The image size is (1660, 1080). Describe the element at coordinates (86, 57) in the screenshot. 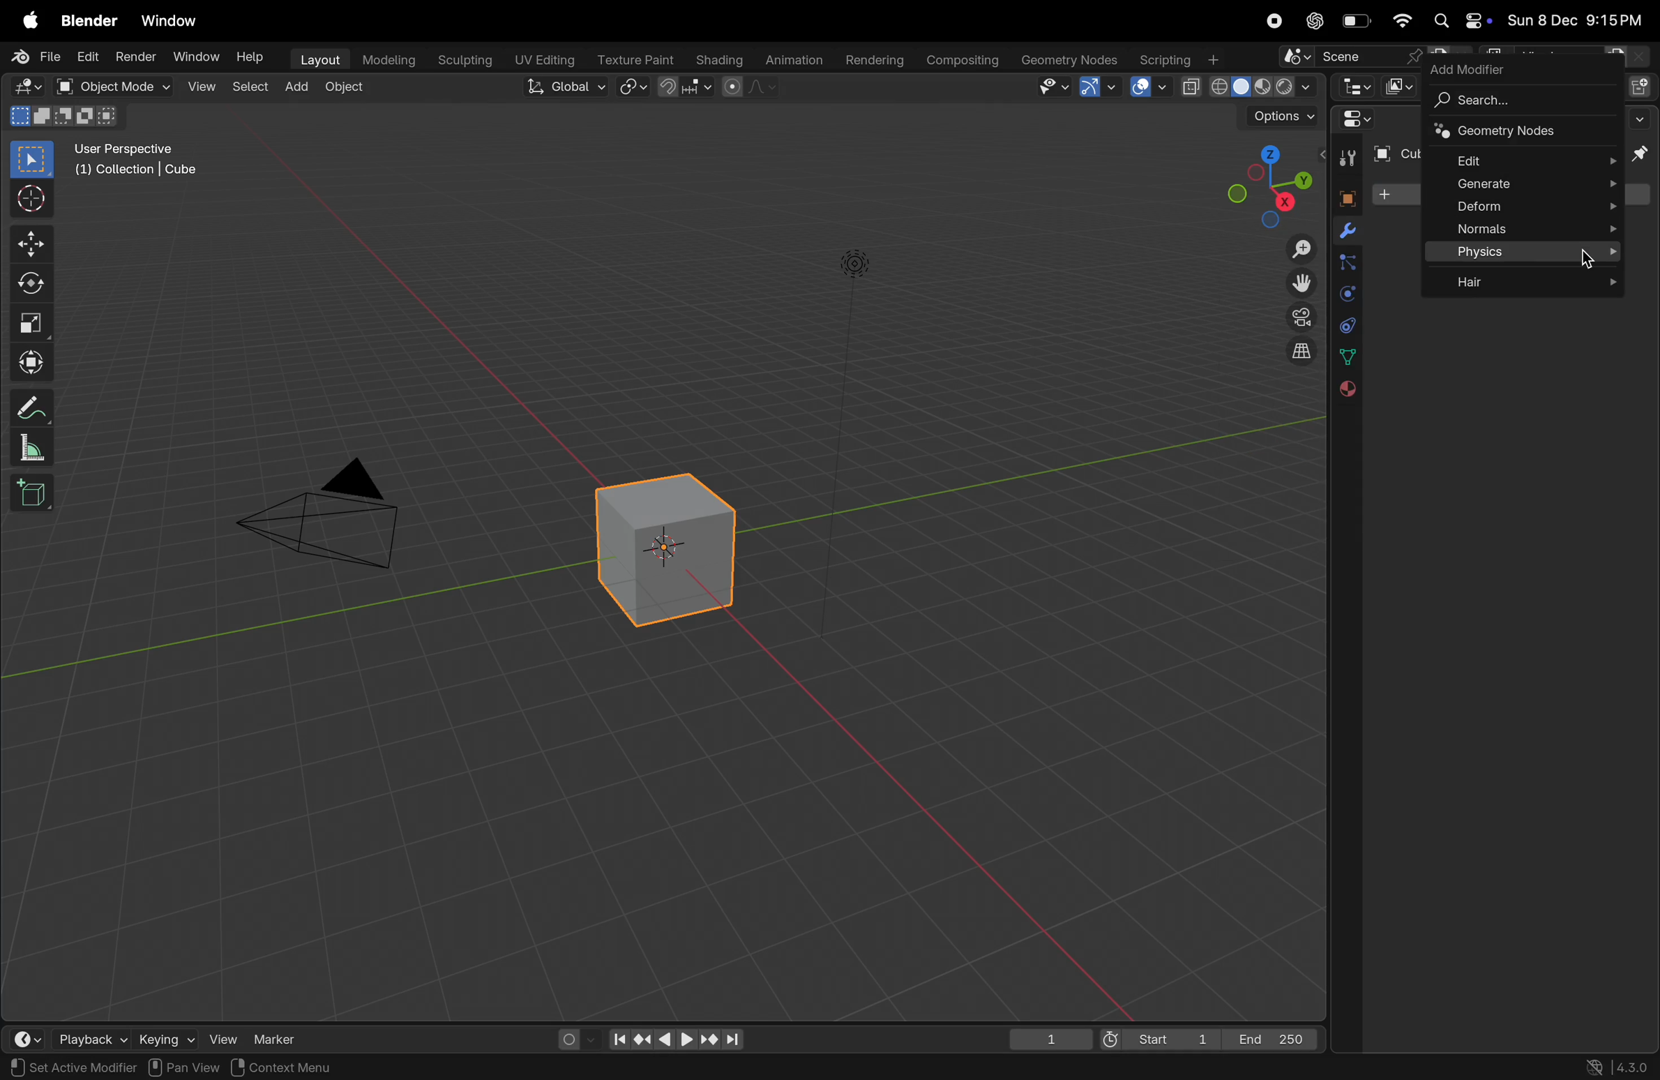

I see `edit` at that location.